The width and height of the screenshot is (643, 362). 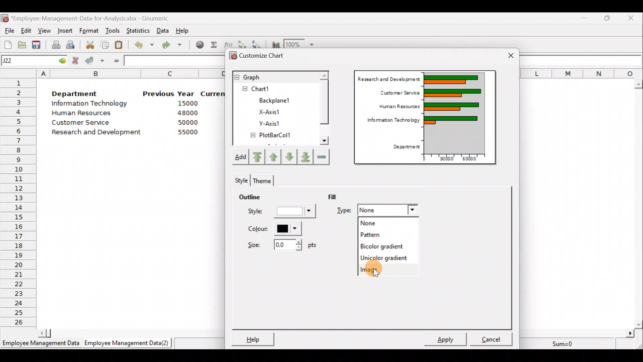 I want to click on Format, so click(x=90, y=30).